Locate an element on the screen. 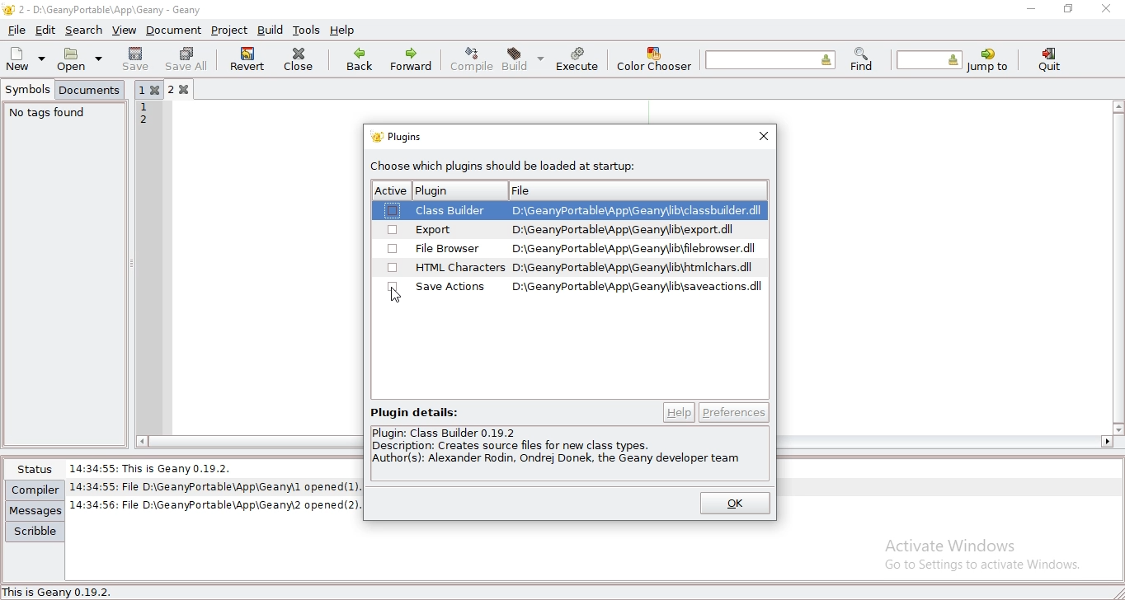  open is located at coordinates (75, 59).